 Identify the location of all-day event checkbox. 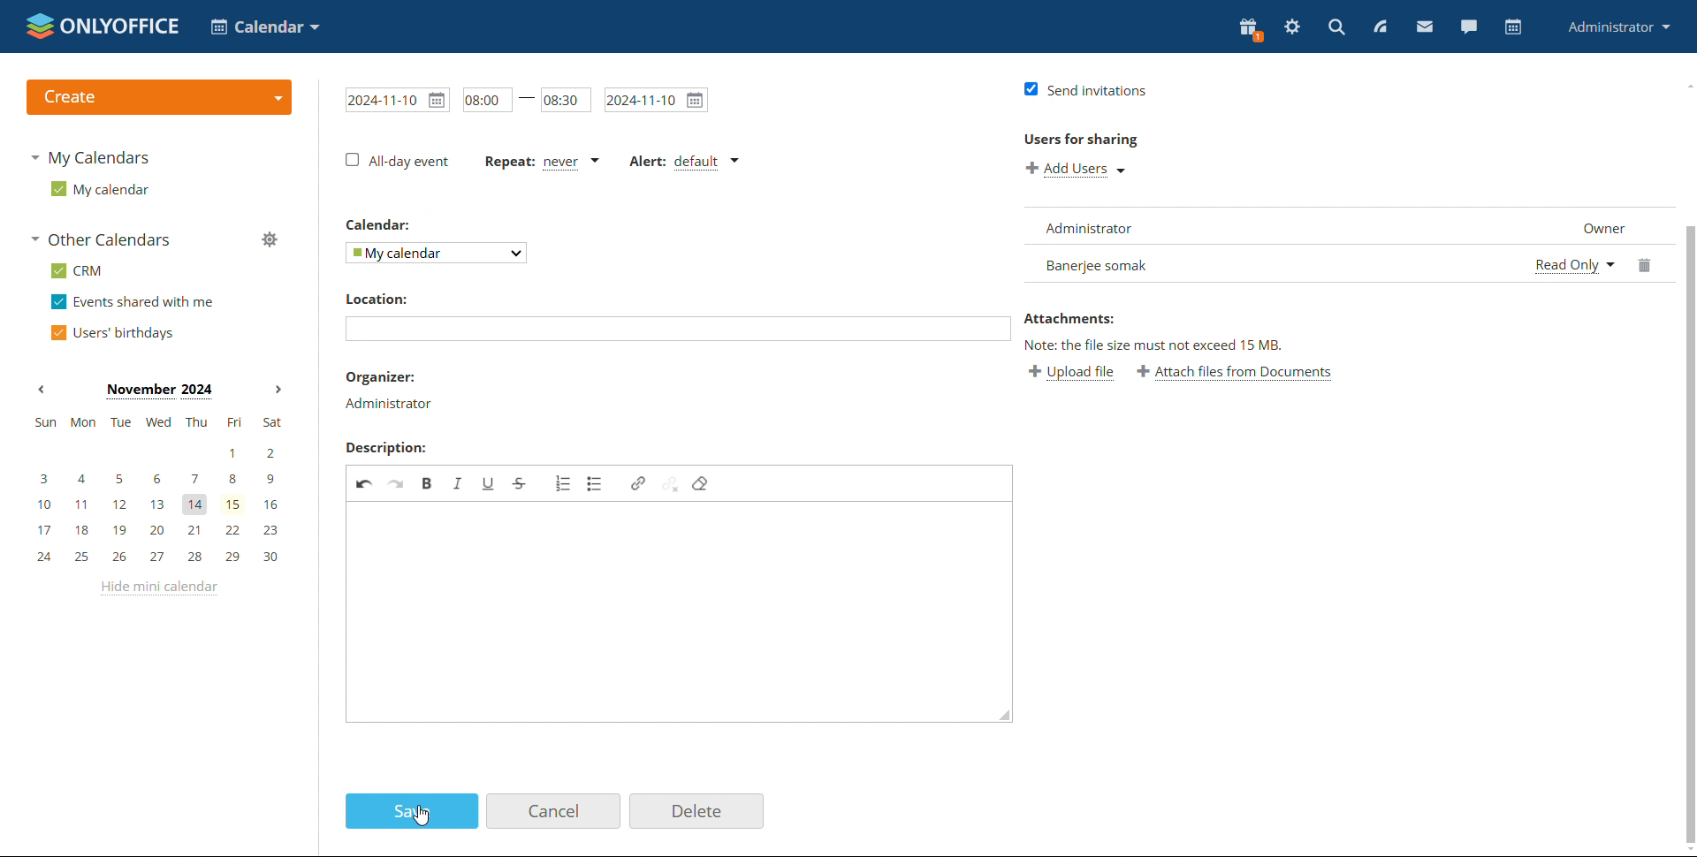
(397, 161).